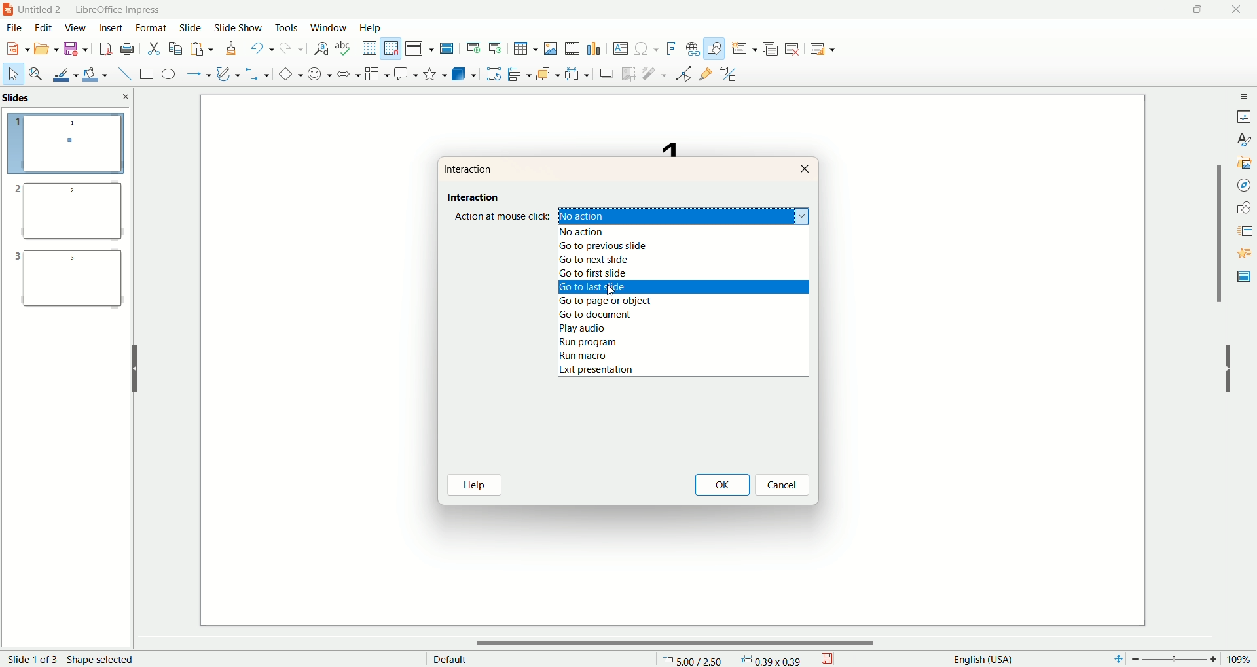 This screenshot has height=667, width=1257. Describe the element at coordinates (66, 145) in the screenshot. I see `slide 1` at that location.